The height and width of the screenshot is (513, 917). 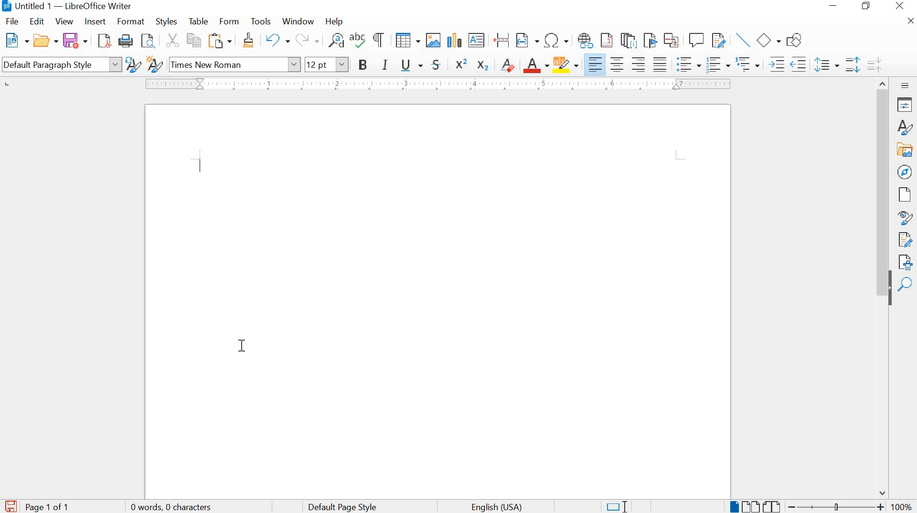 What do you see at coordinates (660, 63) in the screenshot?
I see `JUSTIFIED` at bounding box center [660, 63].